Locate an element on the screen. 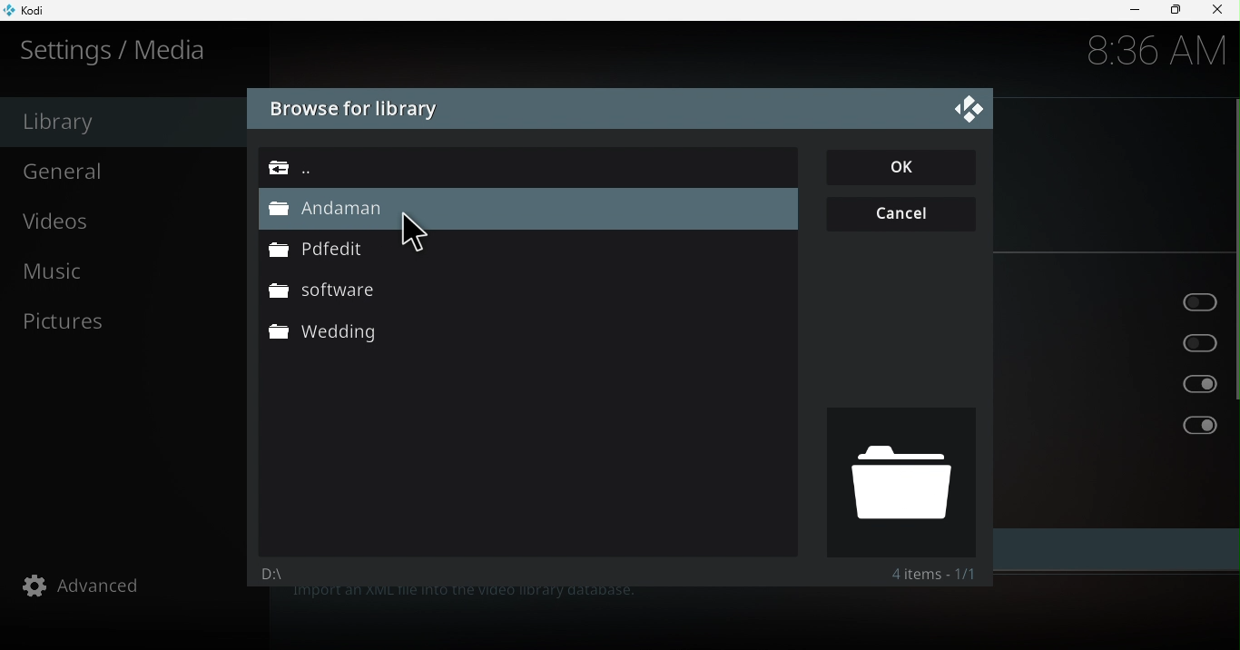 This screenshot has height=650, width=1240. OK is located at coordinates (904, 168).